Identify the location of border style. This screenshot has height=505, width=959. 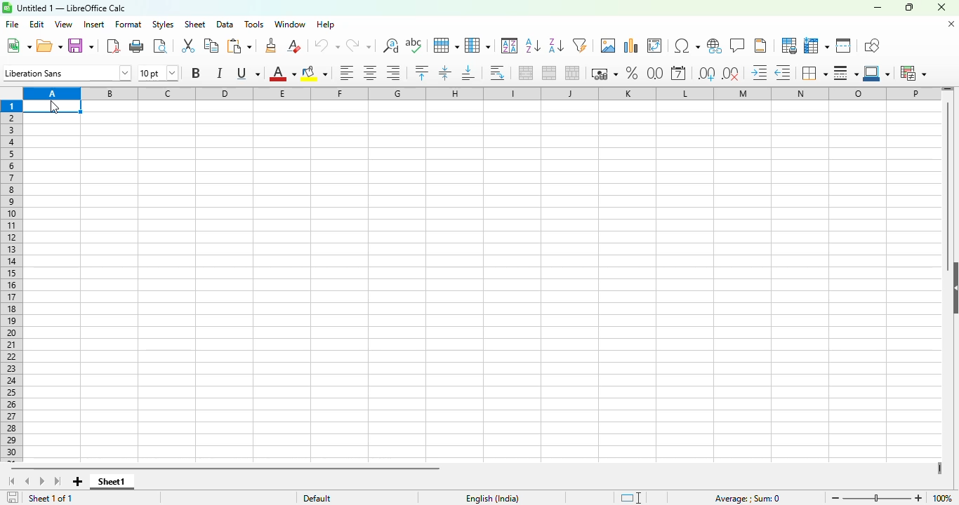
(846, 74).